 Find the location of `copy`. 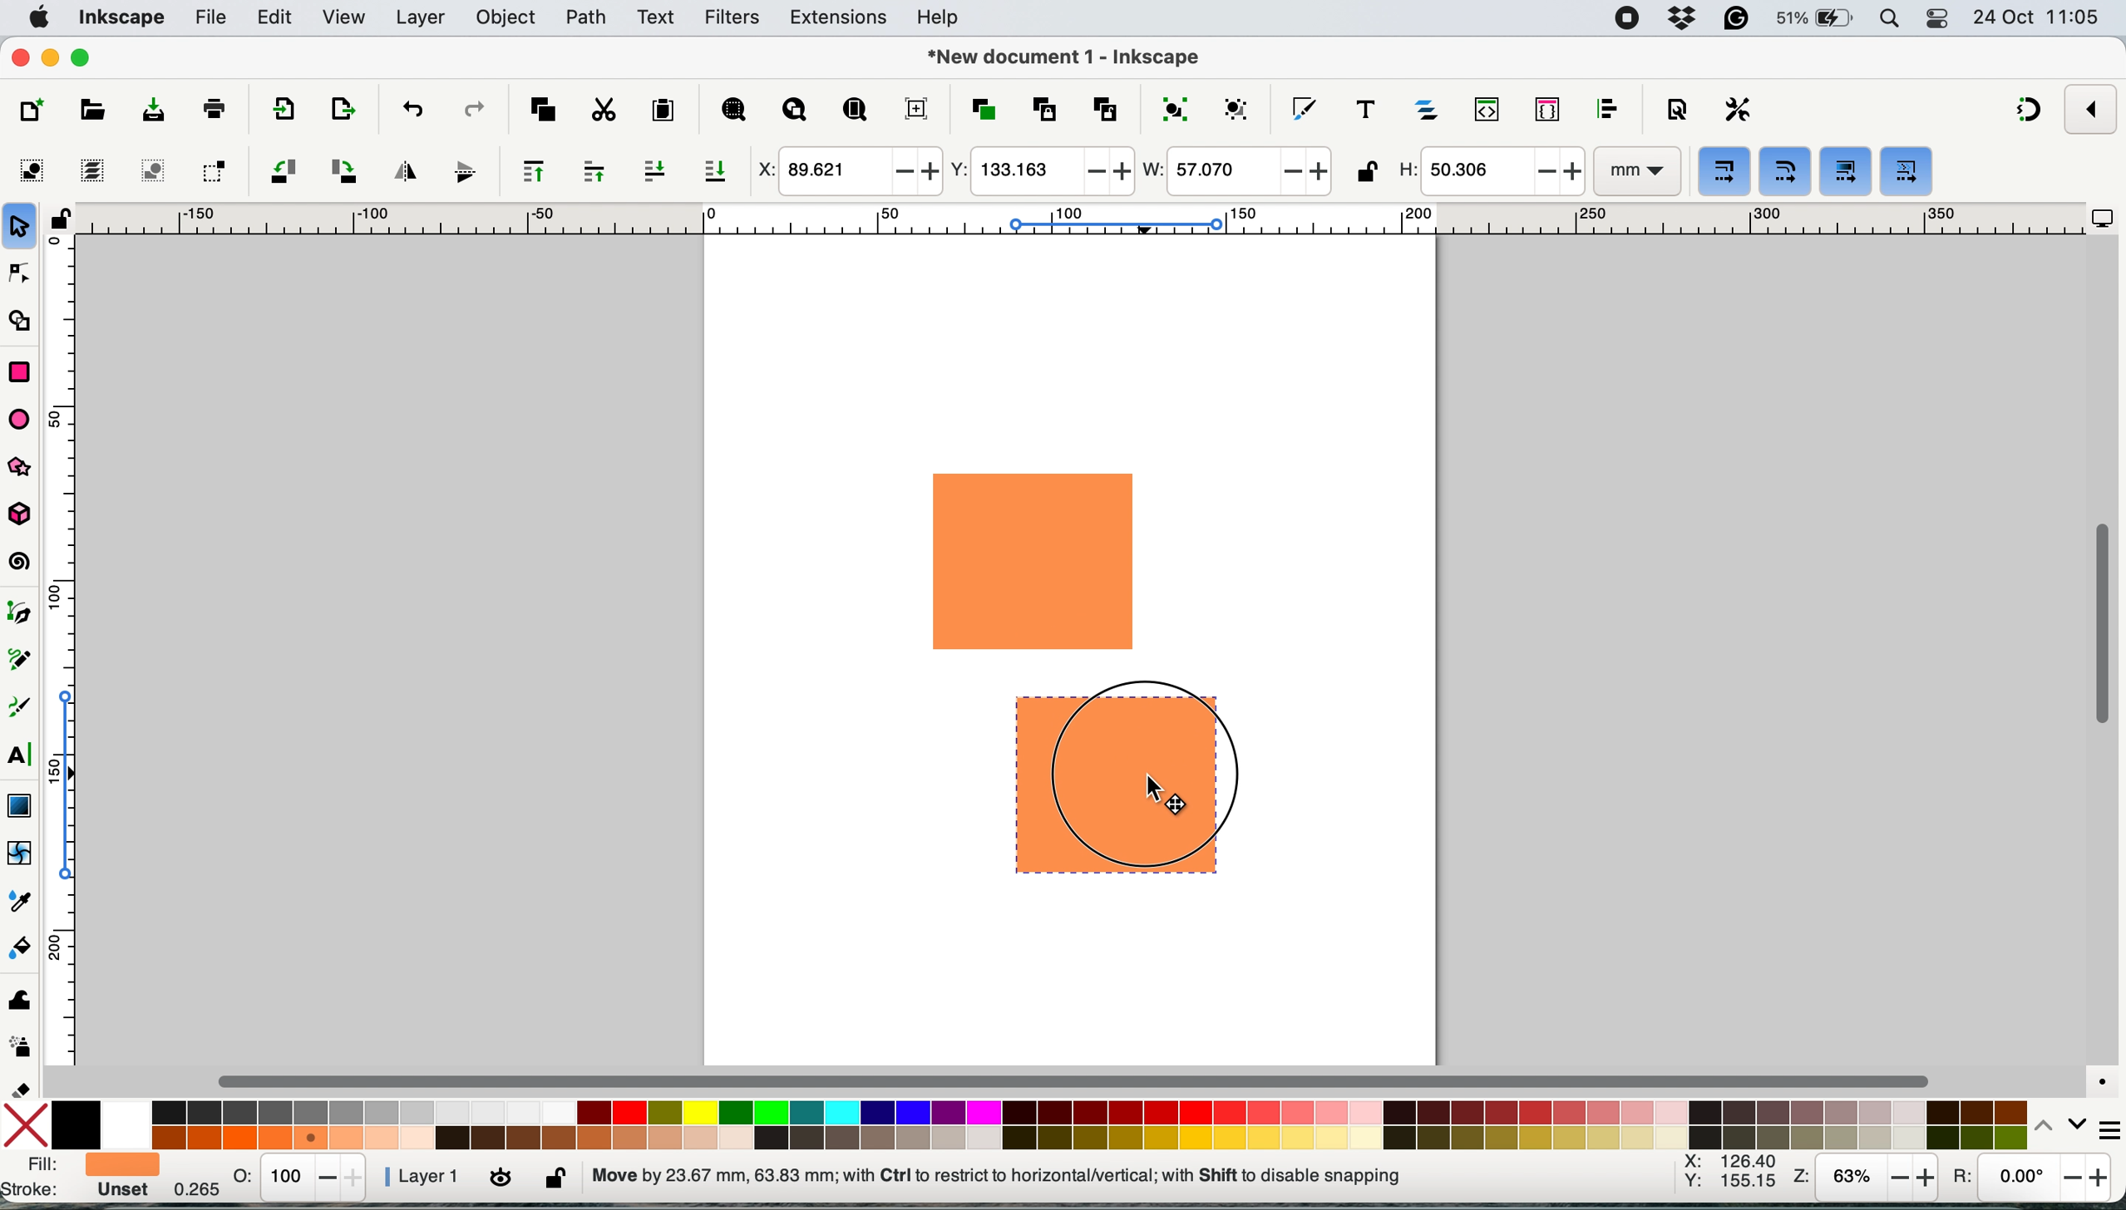

copy is located at coordinates (543, 107).